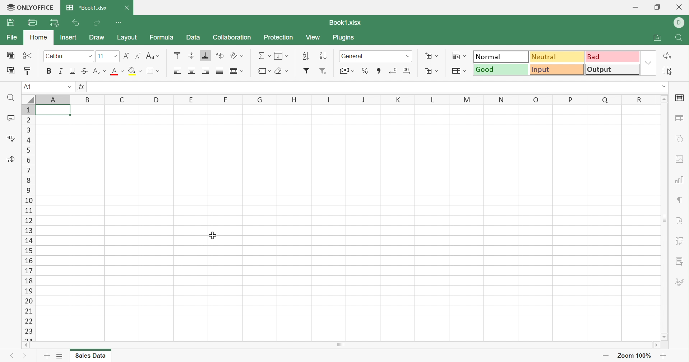 Image resolution: width=689 pixels, height=362 pixels. I want to click on Align Right, so click(206, 71).